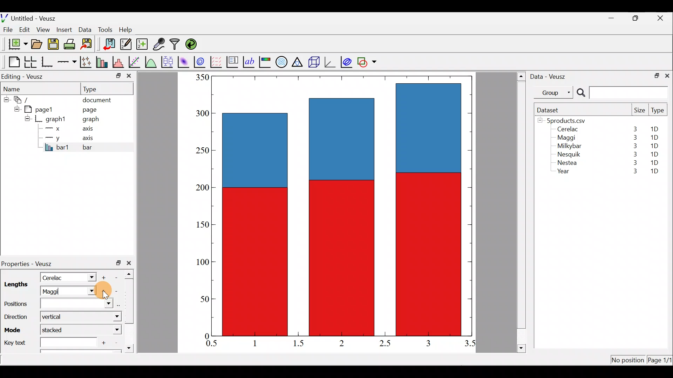  I want to click on Mode, so click(14, 329).